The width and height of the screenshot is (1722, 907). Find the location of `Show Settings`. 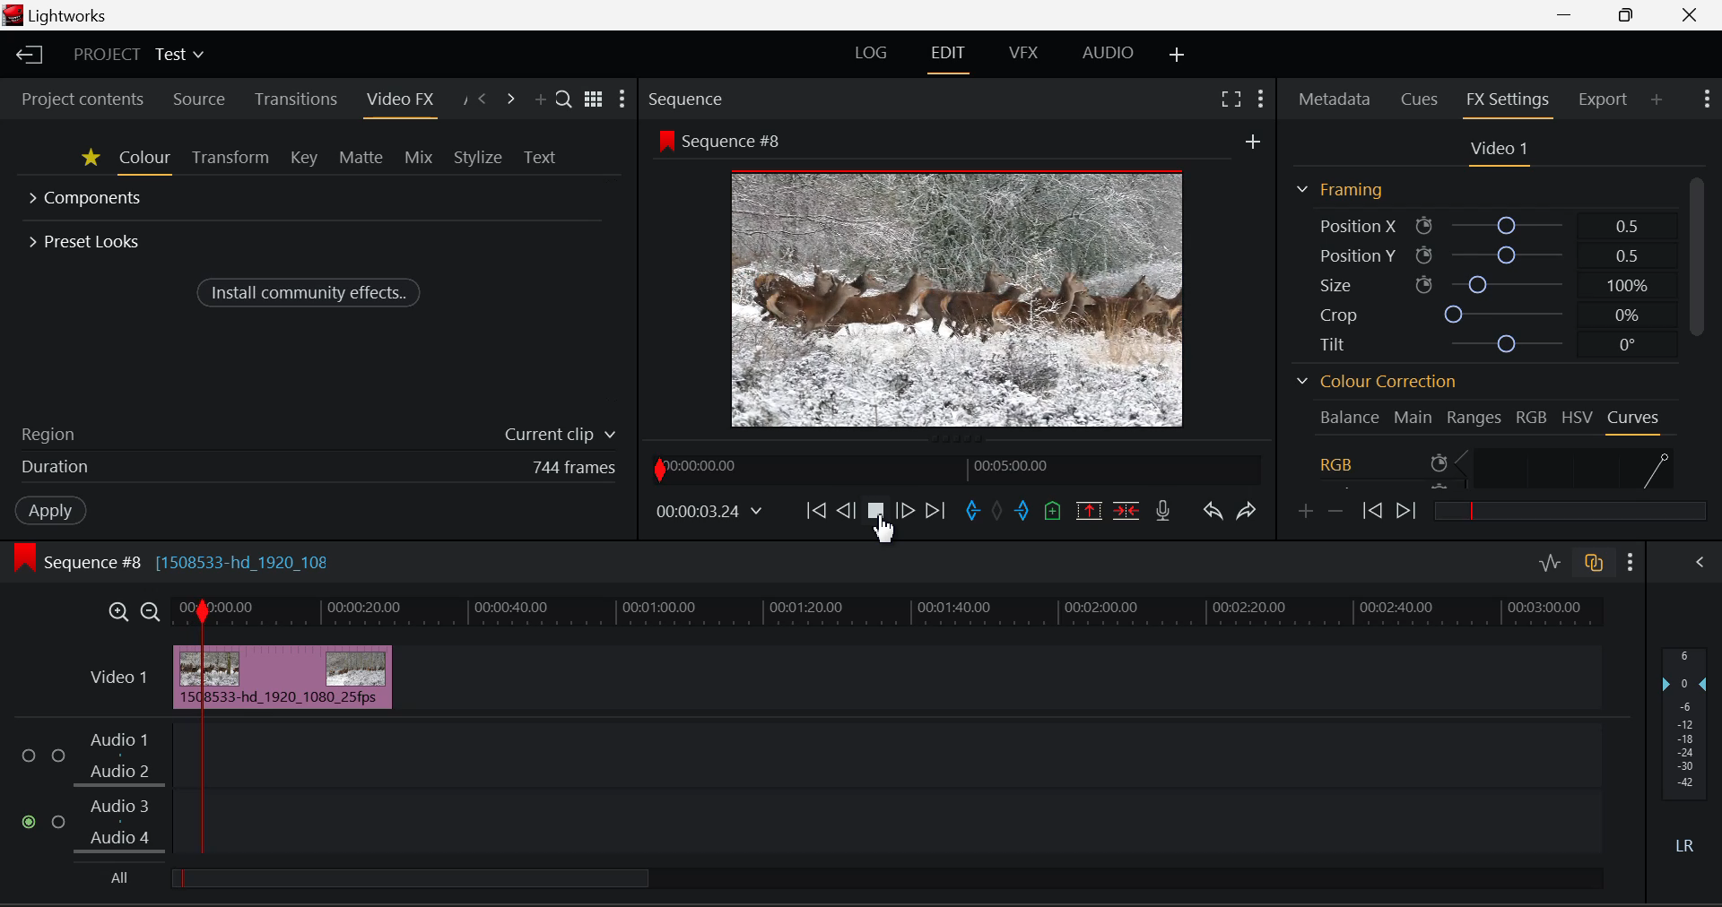

Show Settings is located at coordinates (624, 99).